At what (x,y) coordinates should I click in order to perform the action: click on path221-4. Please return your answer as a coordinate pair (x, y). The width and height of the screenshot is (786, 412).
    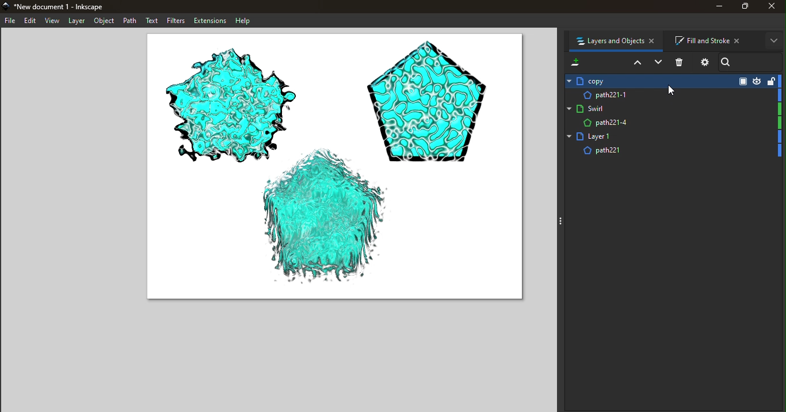
    Looking at the image, I should click on (673, 123).